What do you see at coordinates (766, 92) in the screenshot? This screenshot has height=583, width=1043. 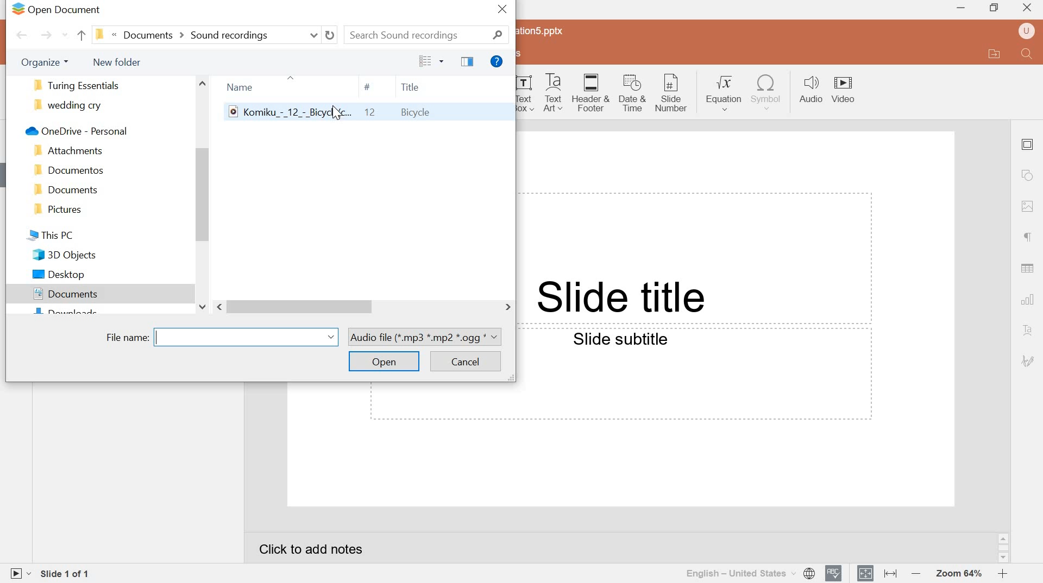 I see `symbol` at bounding box center [766, 92].